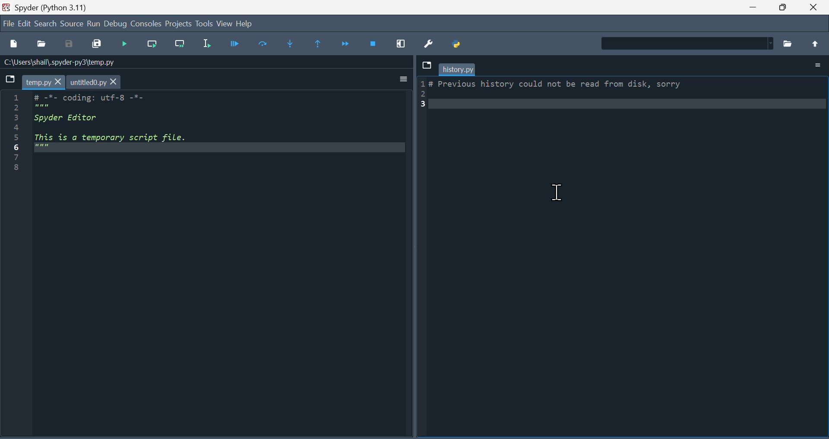  What do you see at coordinates (146, 22) in the screenshot?
I see `Consol` at bounding box center [146, 22].